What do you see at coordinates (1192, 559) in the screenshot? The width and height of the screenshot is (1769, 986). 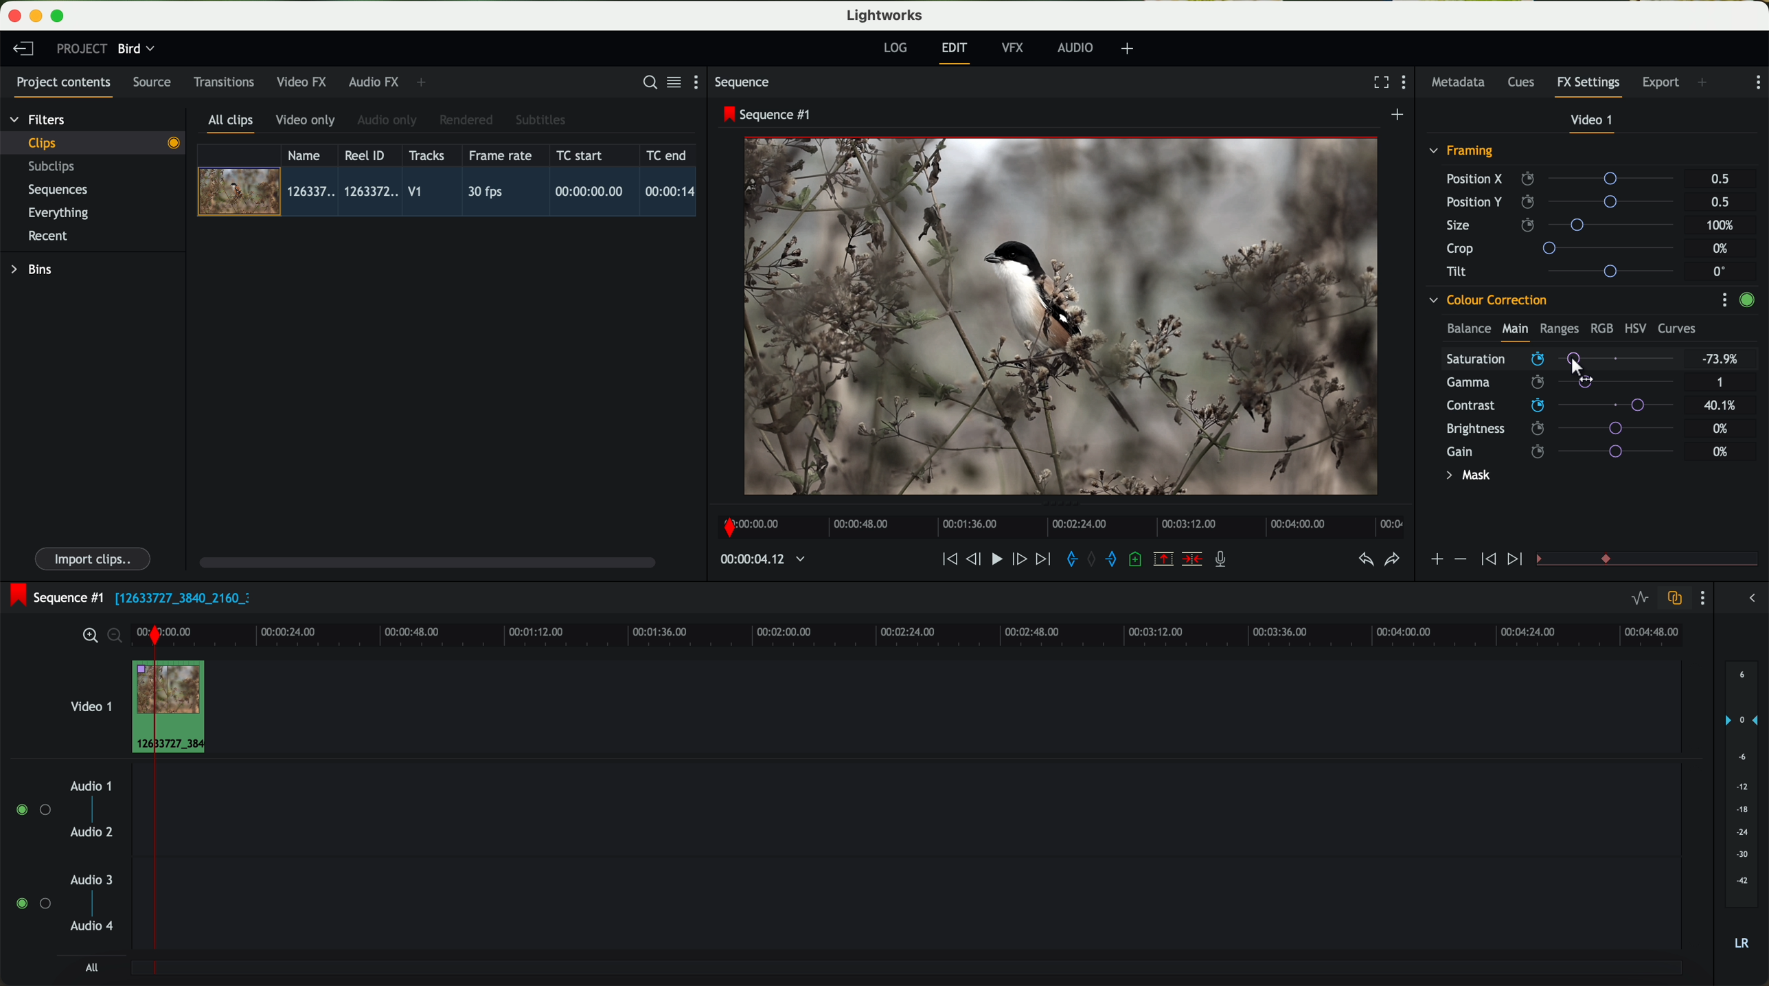 I see `delete/cut` at bounding box center [1192, 559].